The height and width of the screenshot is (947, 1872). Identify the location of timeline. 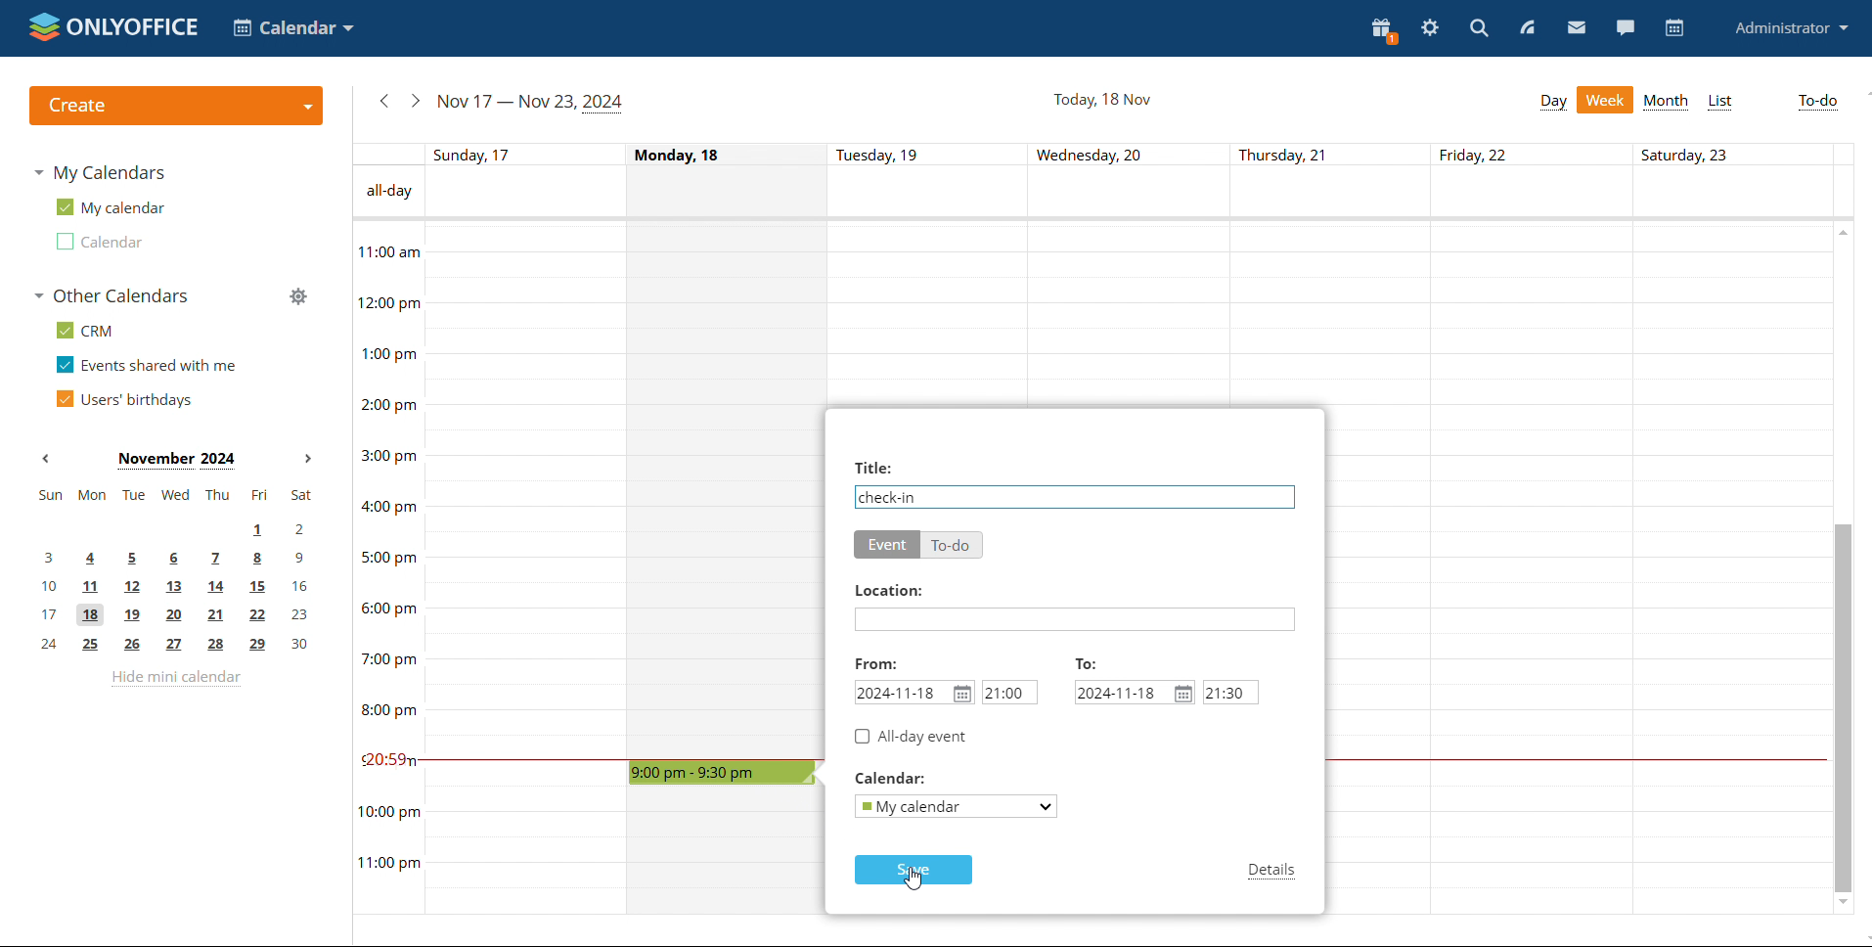
(387, 567).